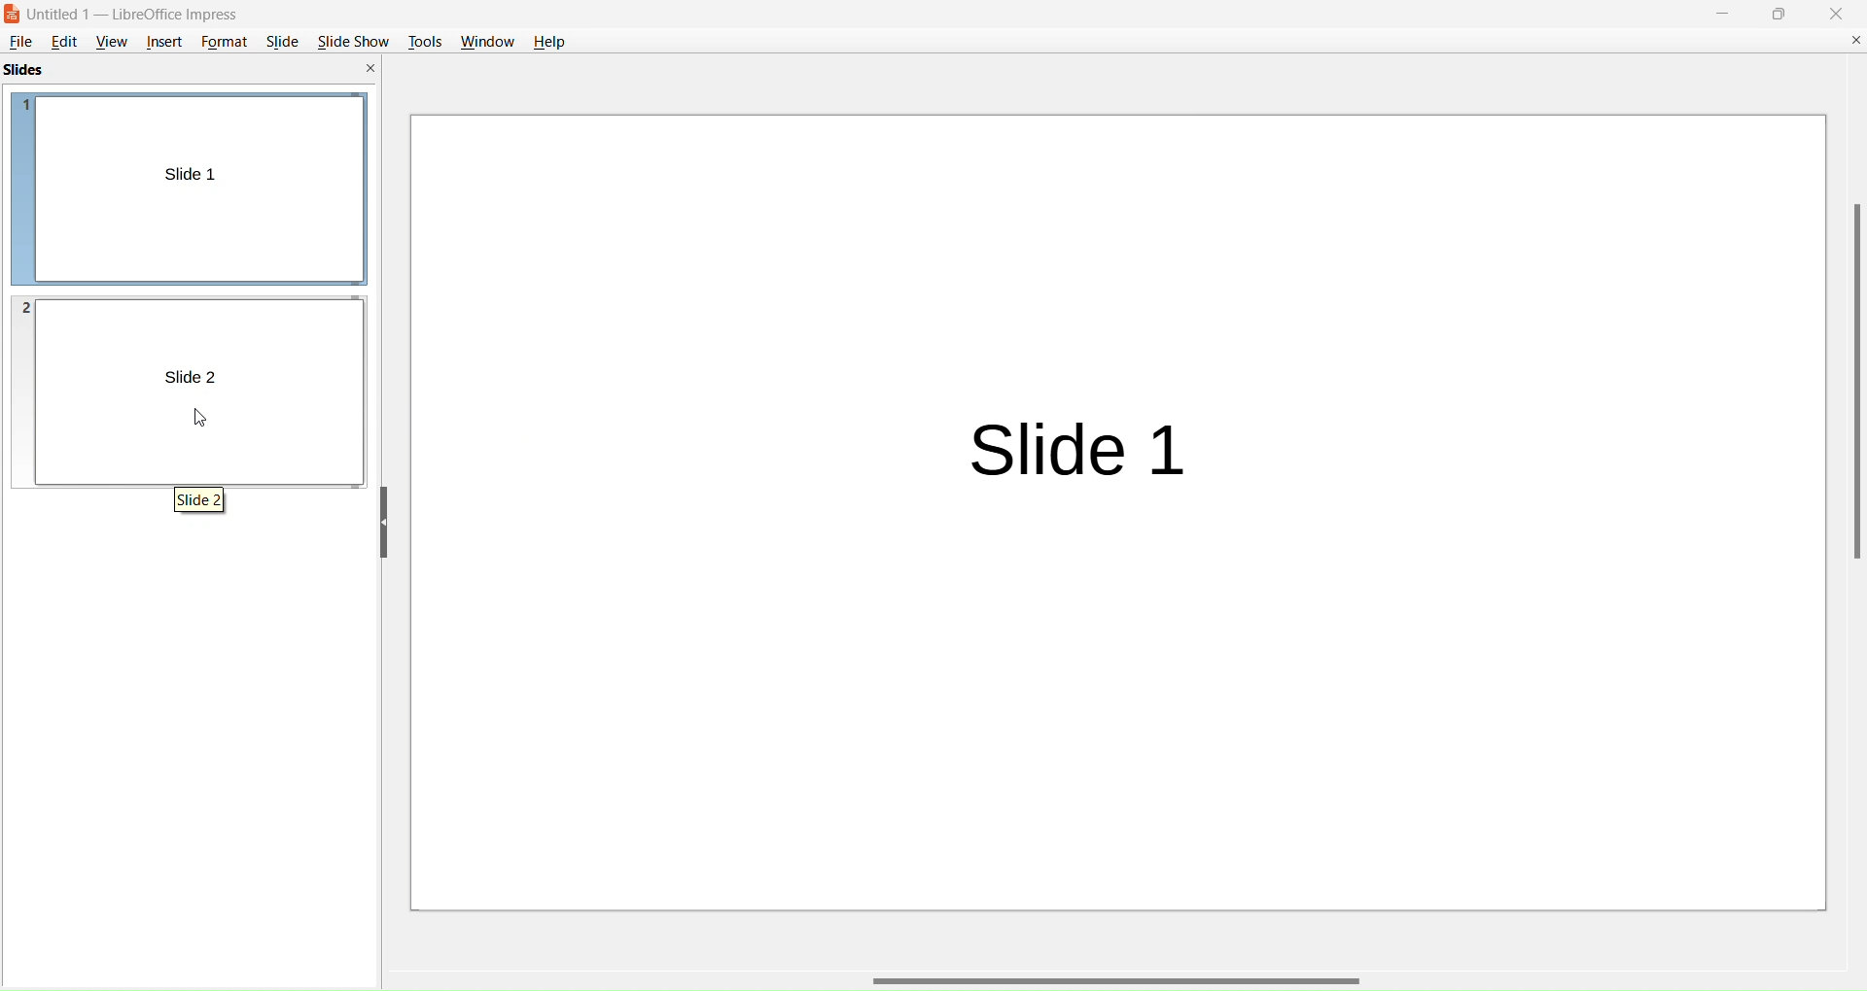 Image resolution: width=1867 pixels, height=991 pixels. Describe the element at coordinates (226, 43) in the screenshot. I see `format` at that location.